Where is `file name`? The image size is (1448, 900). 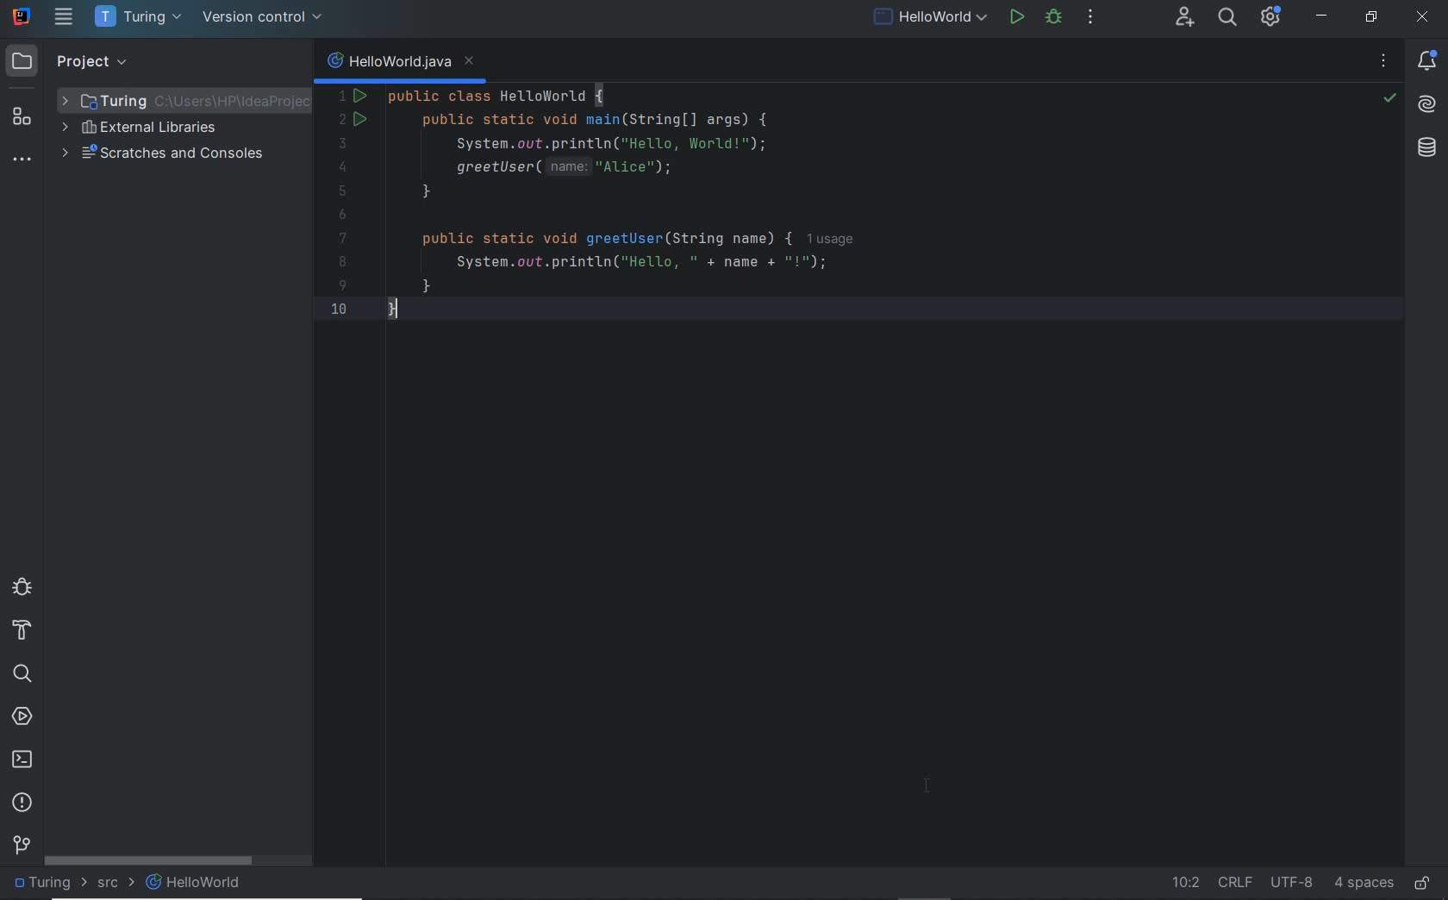
file name is located at coordinates (399, 61).